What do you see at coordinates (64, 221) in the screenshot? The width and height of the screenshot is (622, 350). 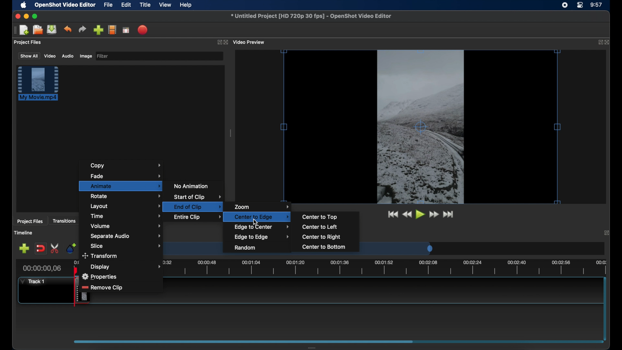 I see `transitions` at bounding box center [64, 221].